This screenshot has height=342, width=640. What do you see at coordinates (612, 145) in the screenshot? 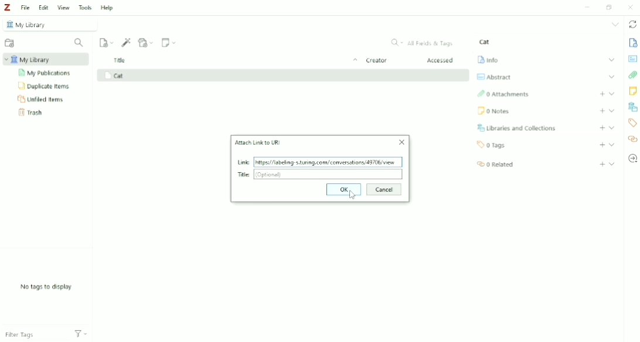
I see `Expand section` at bounding box center [612, 145].